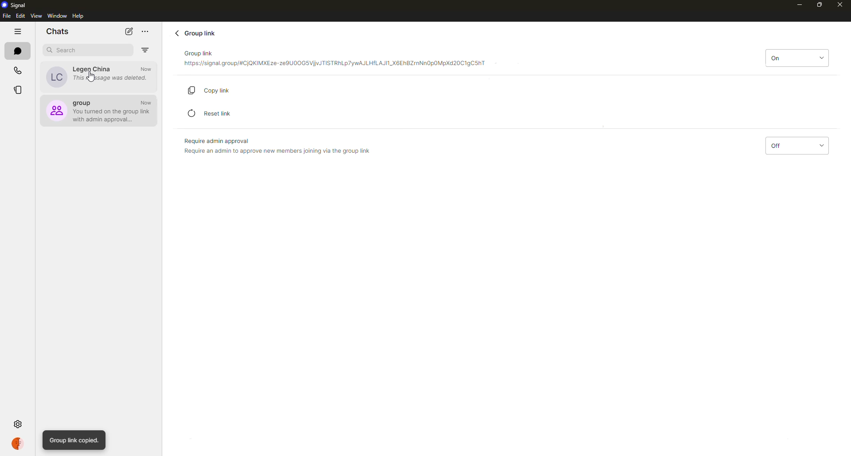 The width and height of the screenshot is (851, 456). What do you see at coordinates (36, 16) in the screenshot?
I see `view` at bounding box center [36, 16].